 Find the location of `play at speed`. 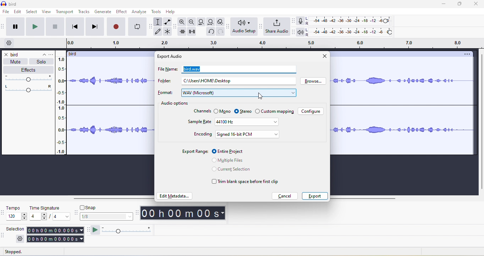

play at speed is located at coordinates (127, 230).